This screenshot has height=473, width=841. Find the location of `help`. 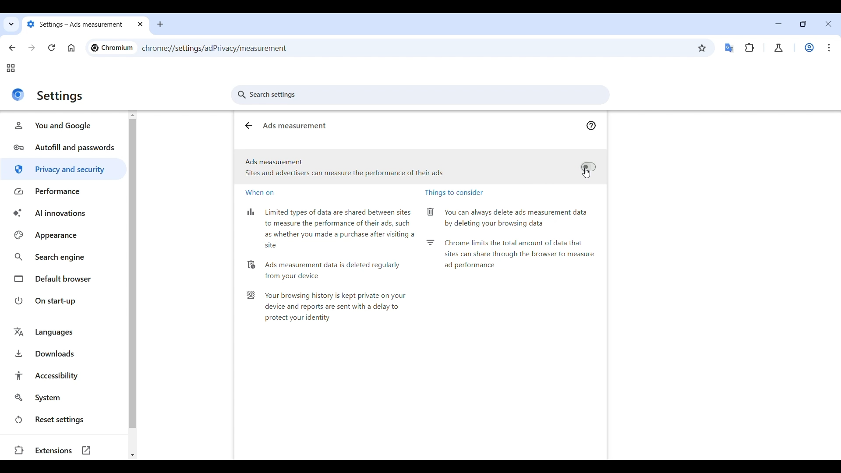

help is located at coordinates (590, 125).